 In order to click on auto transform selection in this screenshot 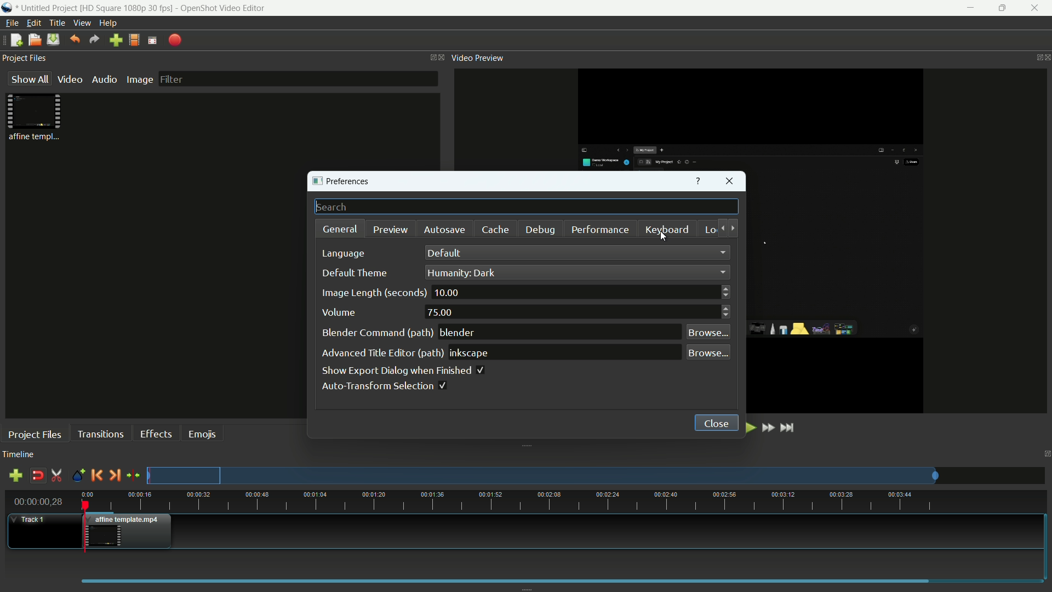, I will do `click(386, 386)`.